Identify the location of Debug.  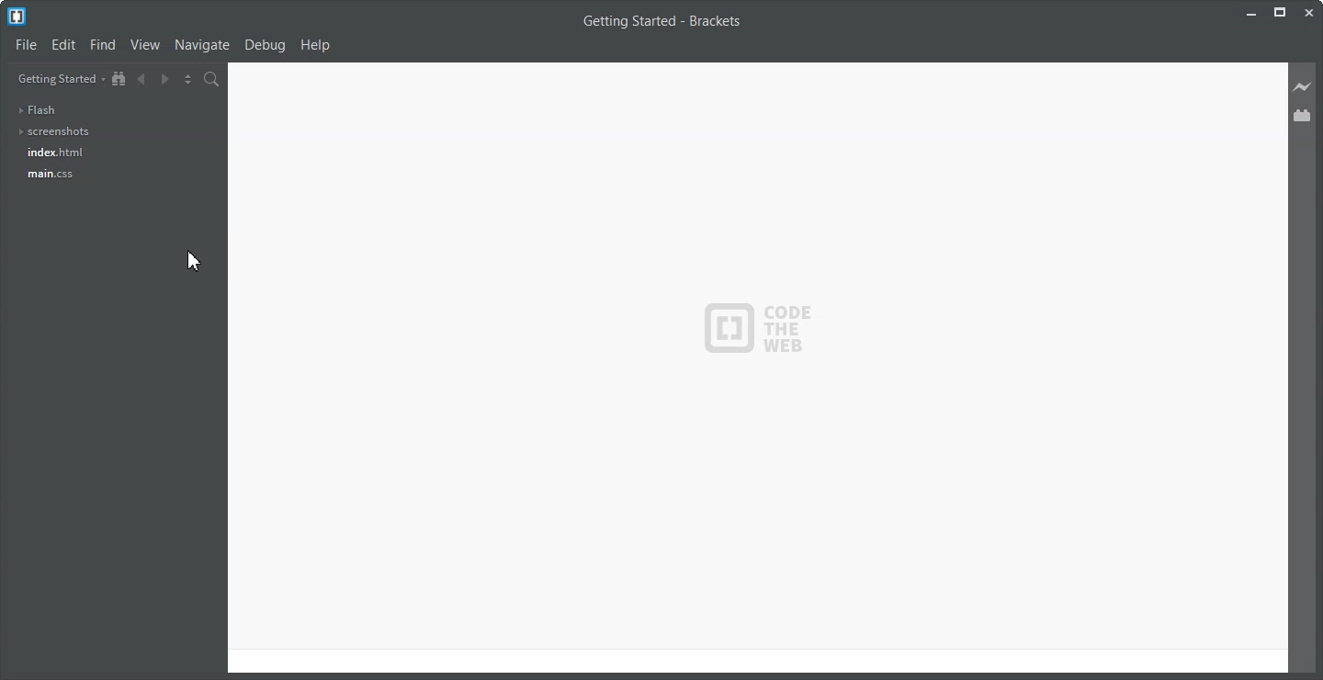
(266, 46).